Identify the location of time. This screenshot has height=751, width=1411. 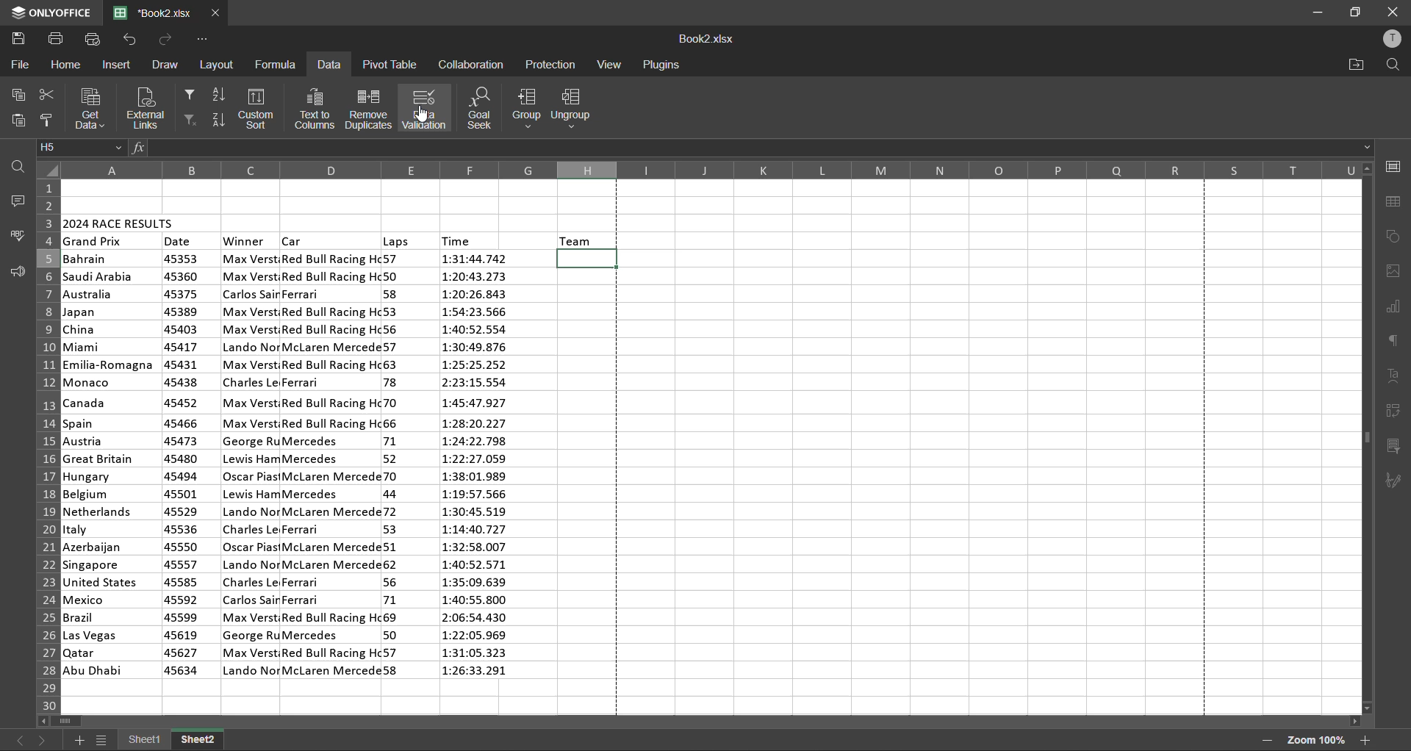
(478, 467).